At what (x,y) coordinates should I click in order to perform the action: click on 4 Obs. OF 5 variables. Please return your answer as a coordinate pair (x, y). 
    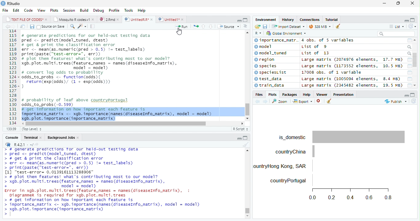
    Looking at the image, I should click on (327, 41).